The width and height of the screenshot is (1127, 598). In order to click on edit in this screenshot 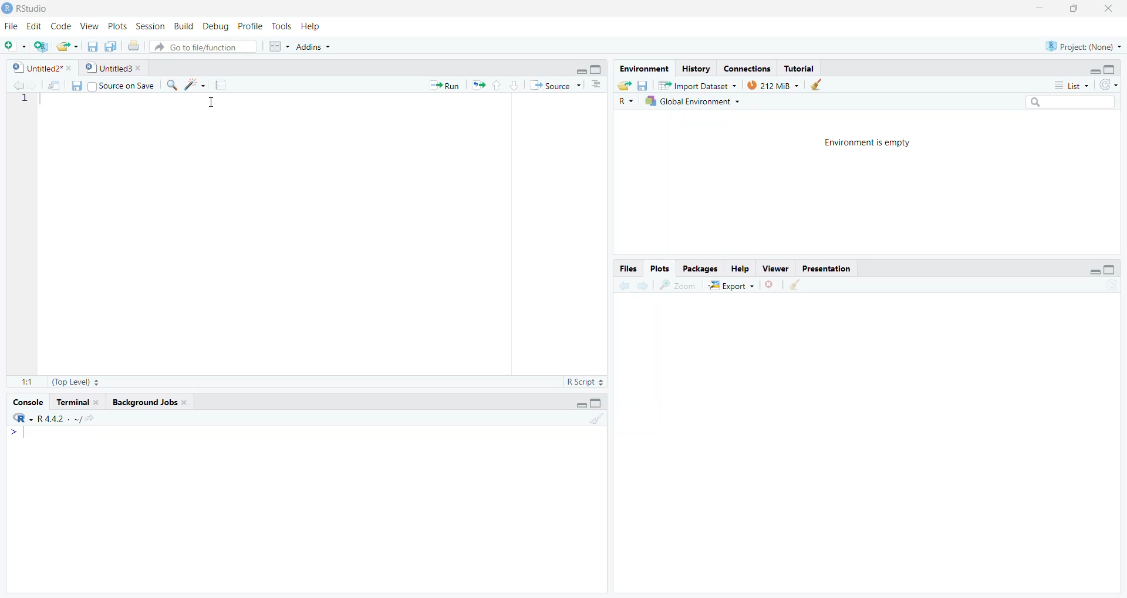, I will do `click(33, 25)`.